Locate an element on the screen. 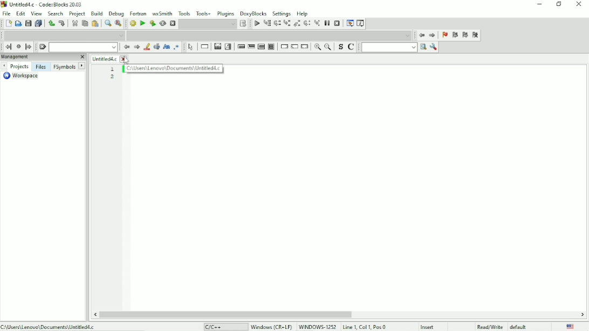 This screenshot has height=331, width=589. Last jump is located at coordinates (18, 46).